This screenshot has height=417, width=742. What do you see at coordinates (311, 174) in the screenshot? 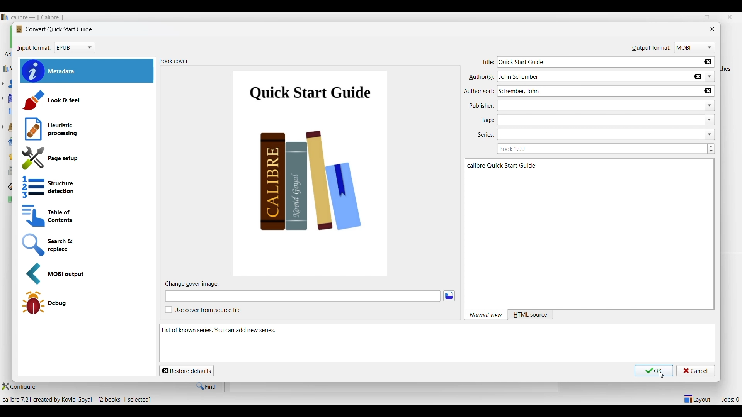
I see `Current book cover` at bounding box center [311, 174].